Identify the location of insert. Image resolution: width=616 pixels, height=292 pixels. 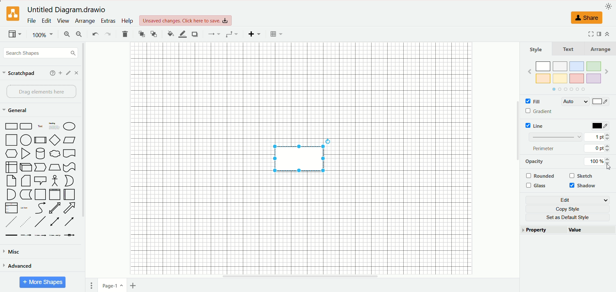
(255, 34).